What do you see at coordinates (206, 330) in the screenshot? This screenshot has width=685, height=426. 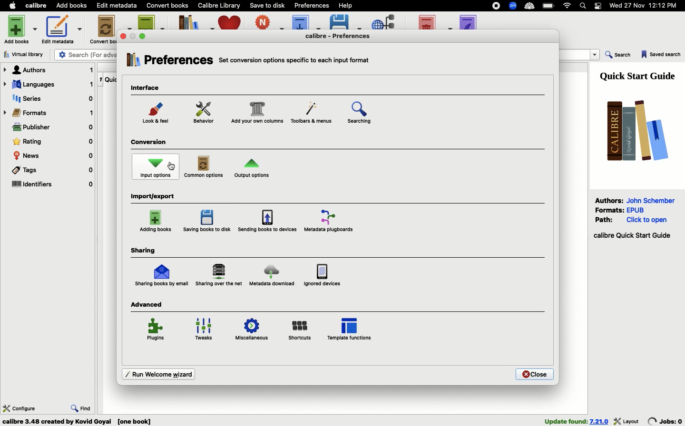 I see `Tweaks` at bounding box center [206, 330].